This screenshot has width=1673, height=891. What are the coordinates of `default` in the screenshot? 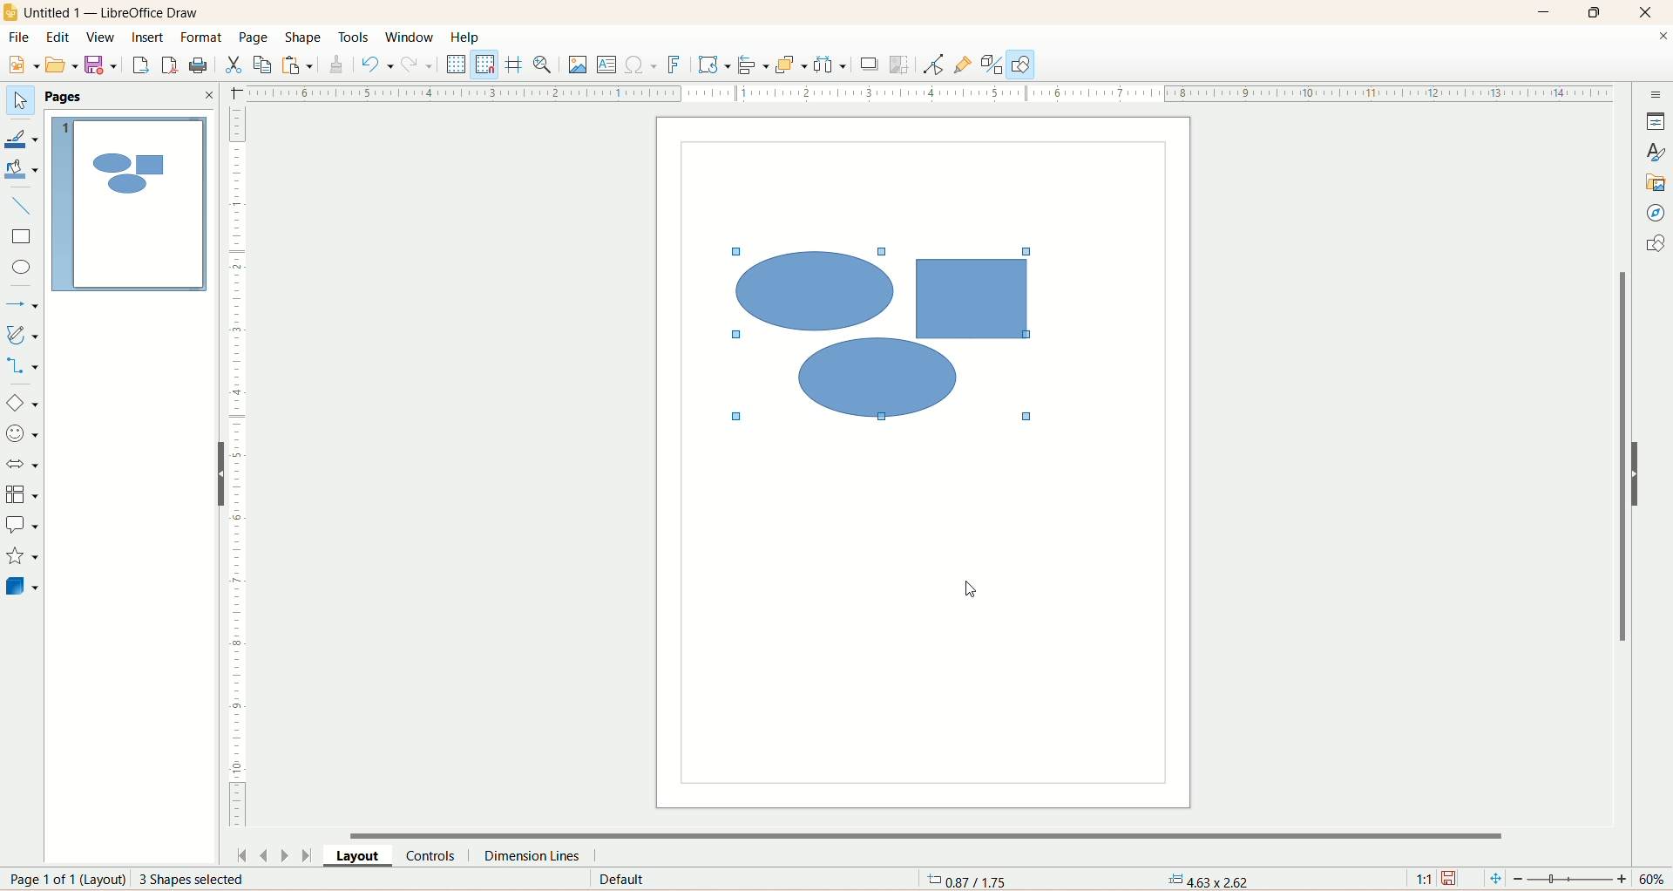 It's located at (620, 880).